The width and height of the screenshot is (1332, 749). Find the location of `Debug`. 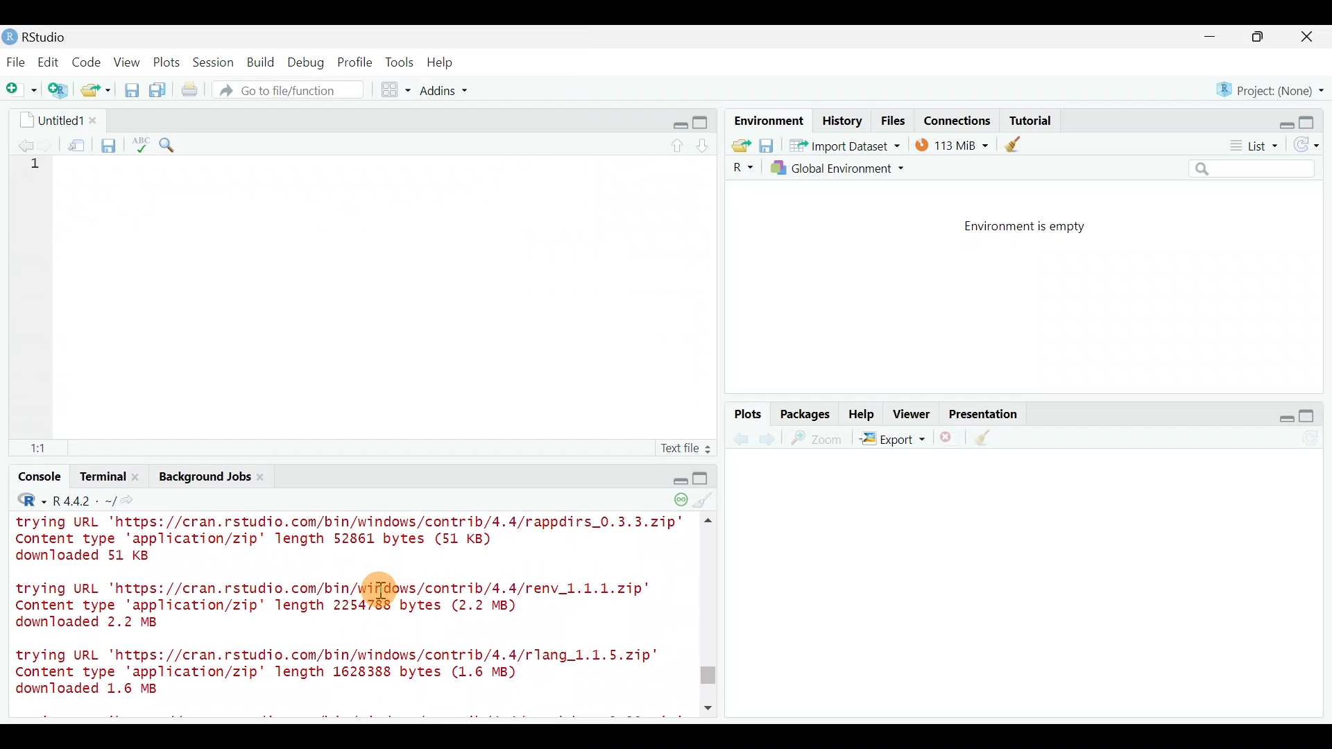

Debug is located at coordinates (305, 63).